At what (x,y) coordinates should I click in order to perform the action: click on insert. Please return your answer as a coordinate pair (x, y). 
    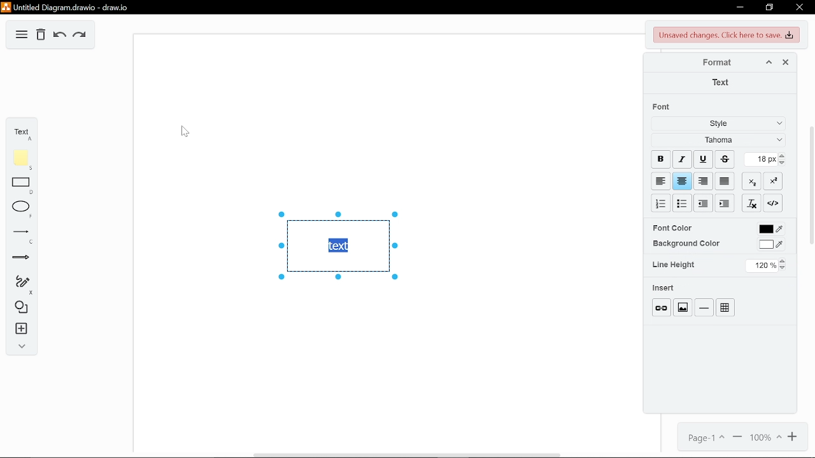
    Looking at the image, I should click on (18, 330).